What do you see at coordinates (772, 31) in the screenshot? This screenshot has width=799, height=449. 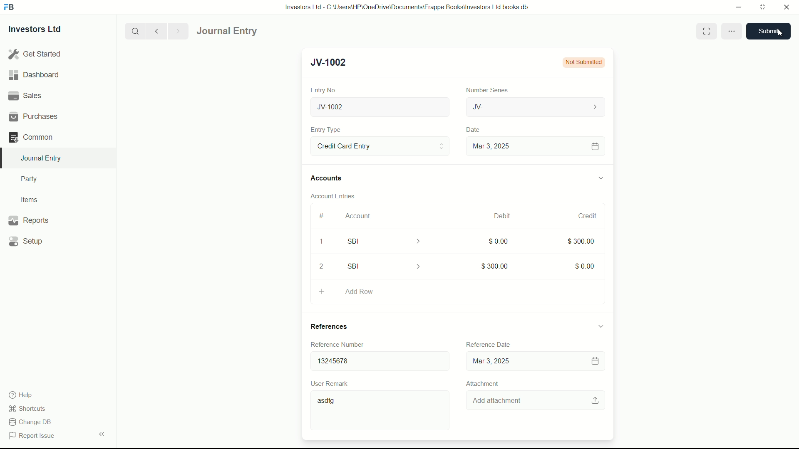 I see `submit` at bounding box center [772, 31].